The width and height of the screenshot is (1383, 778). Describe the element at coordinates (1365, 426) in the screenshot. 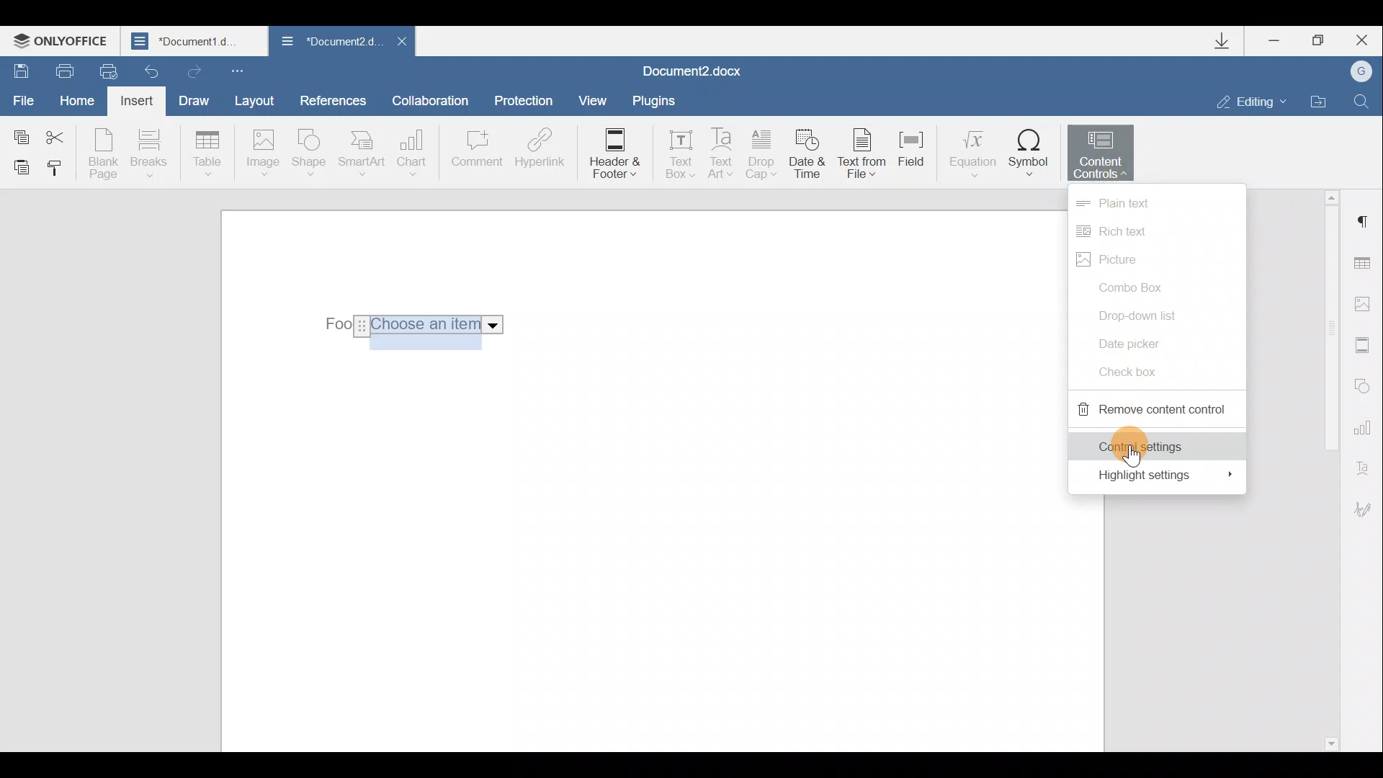

I see `Chart settings` at that location.